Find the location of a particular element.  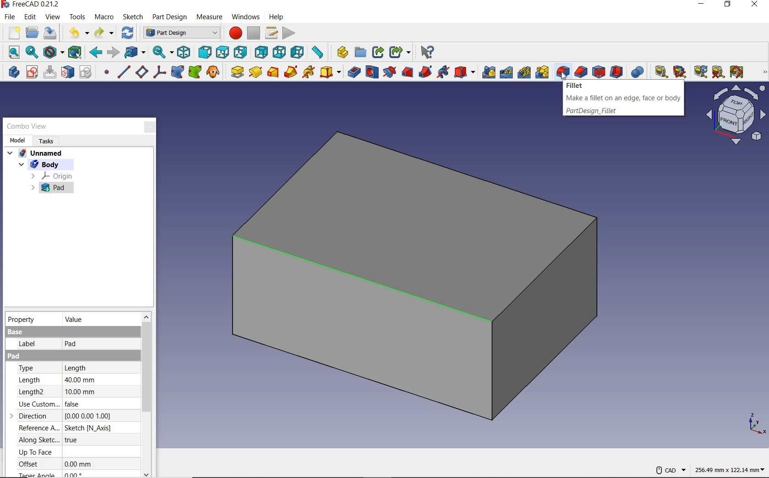

switch between workbenches is located at coordinates (181, 33).